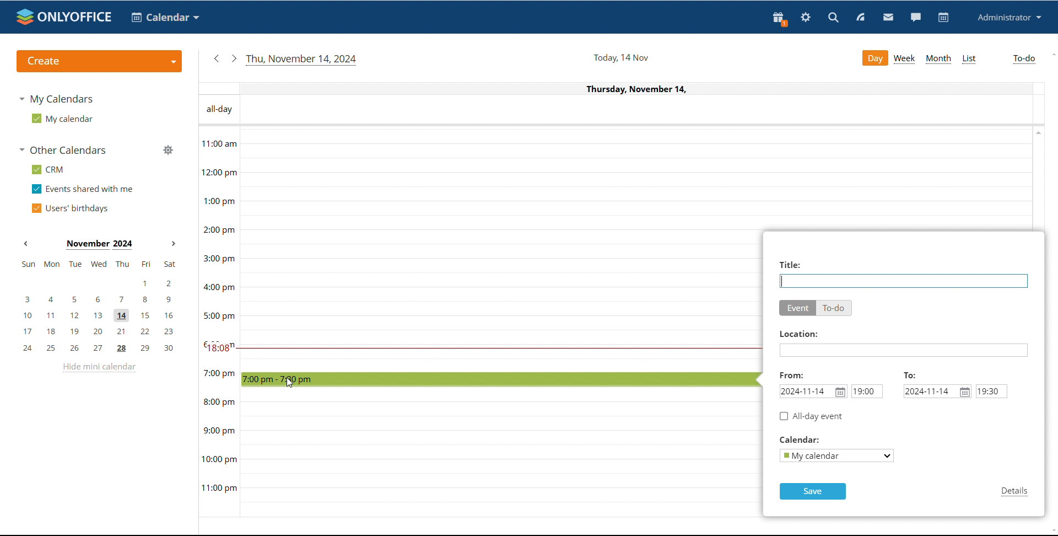  Describe the element at coordinates (838, 455) in the screenshot. I see `select calendar` at that location.